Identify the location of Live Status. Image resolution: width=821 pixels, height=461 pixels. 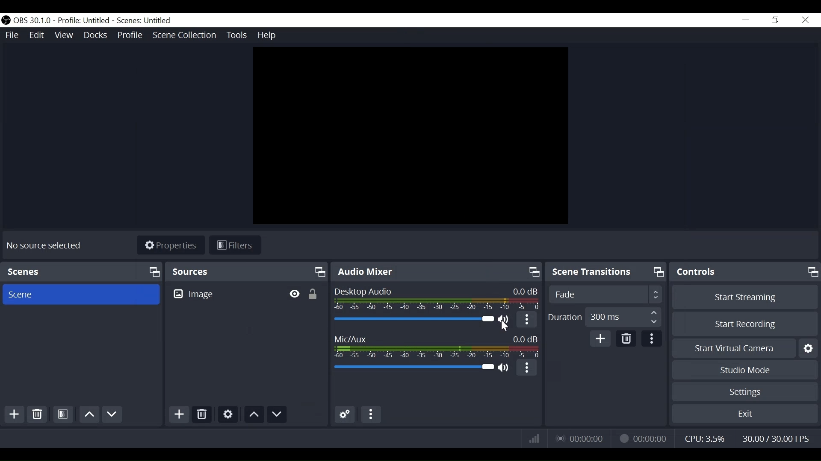
(576, 438).